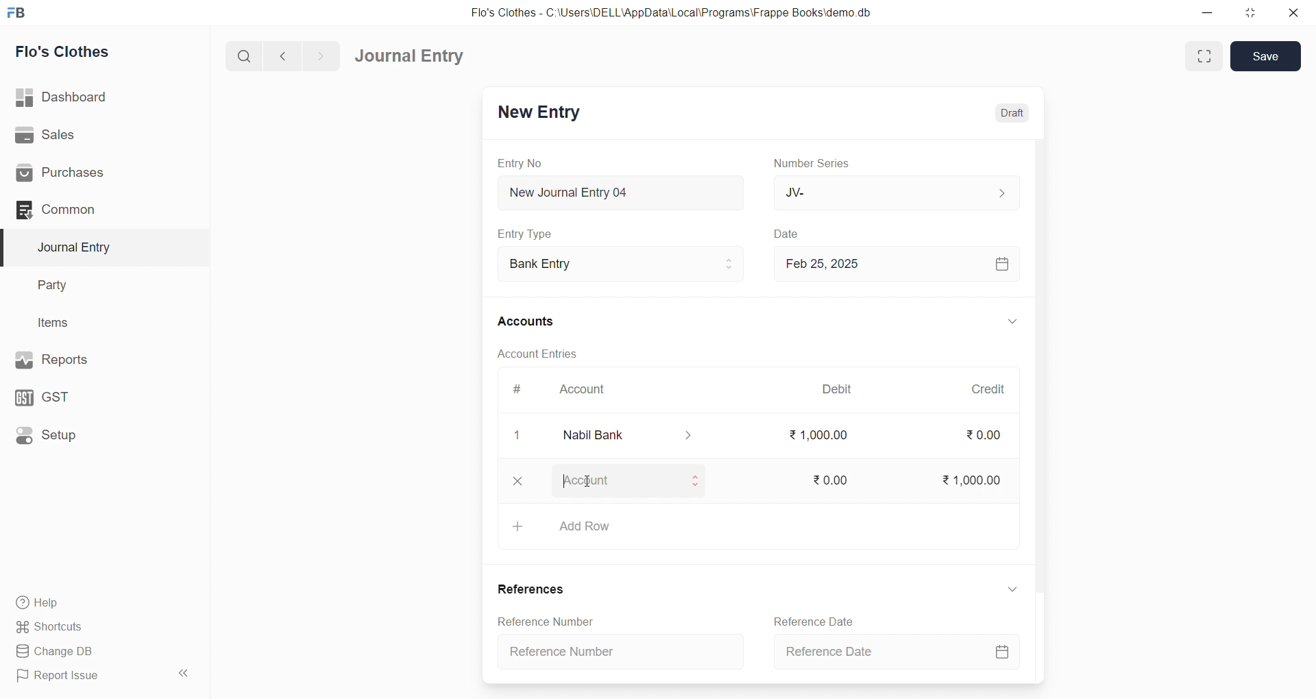  I want to click on Items, so click(95, 323).